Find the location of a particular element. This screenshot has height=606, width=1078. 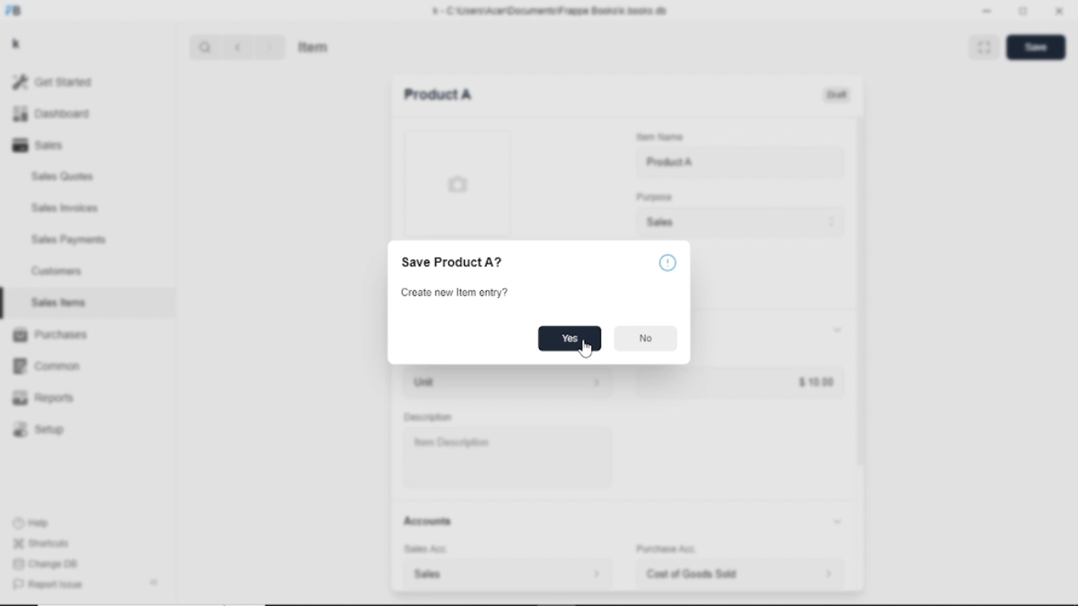

Sales Payments is located at coordinates (70, 239).